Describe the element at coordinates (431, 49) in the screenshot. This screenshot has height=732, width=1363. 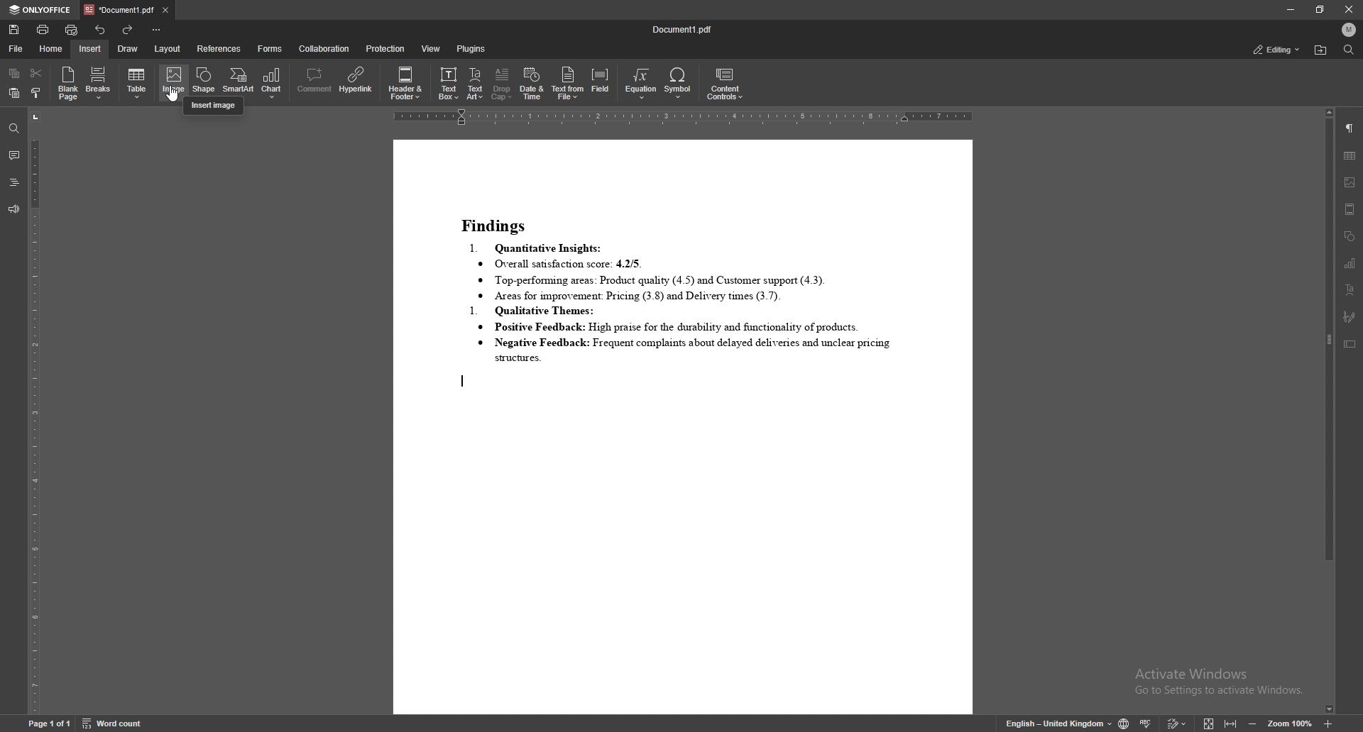
I see `view` at that location.